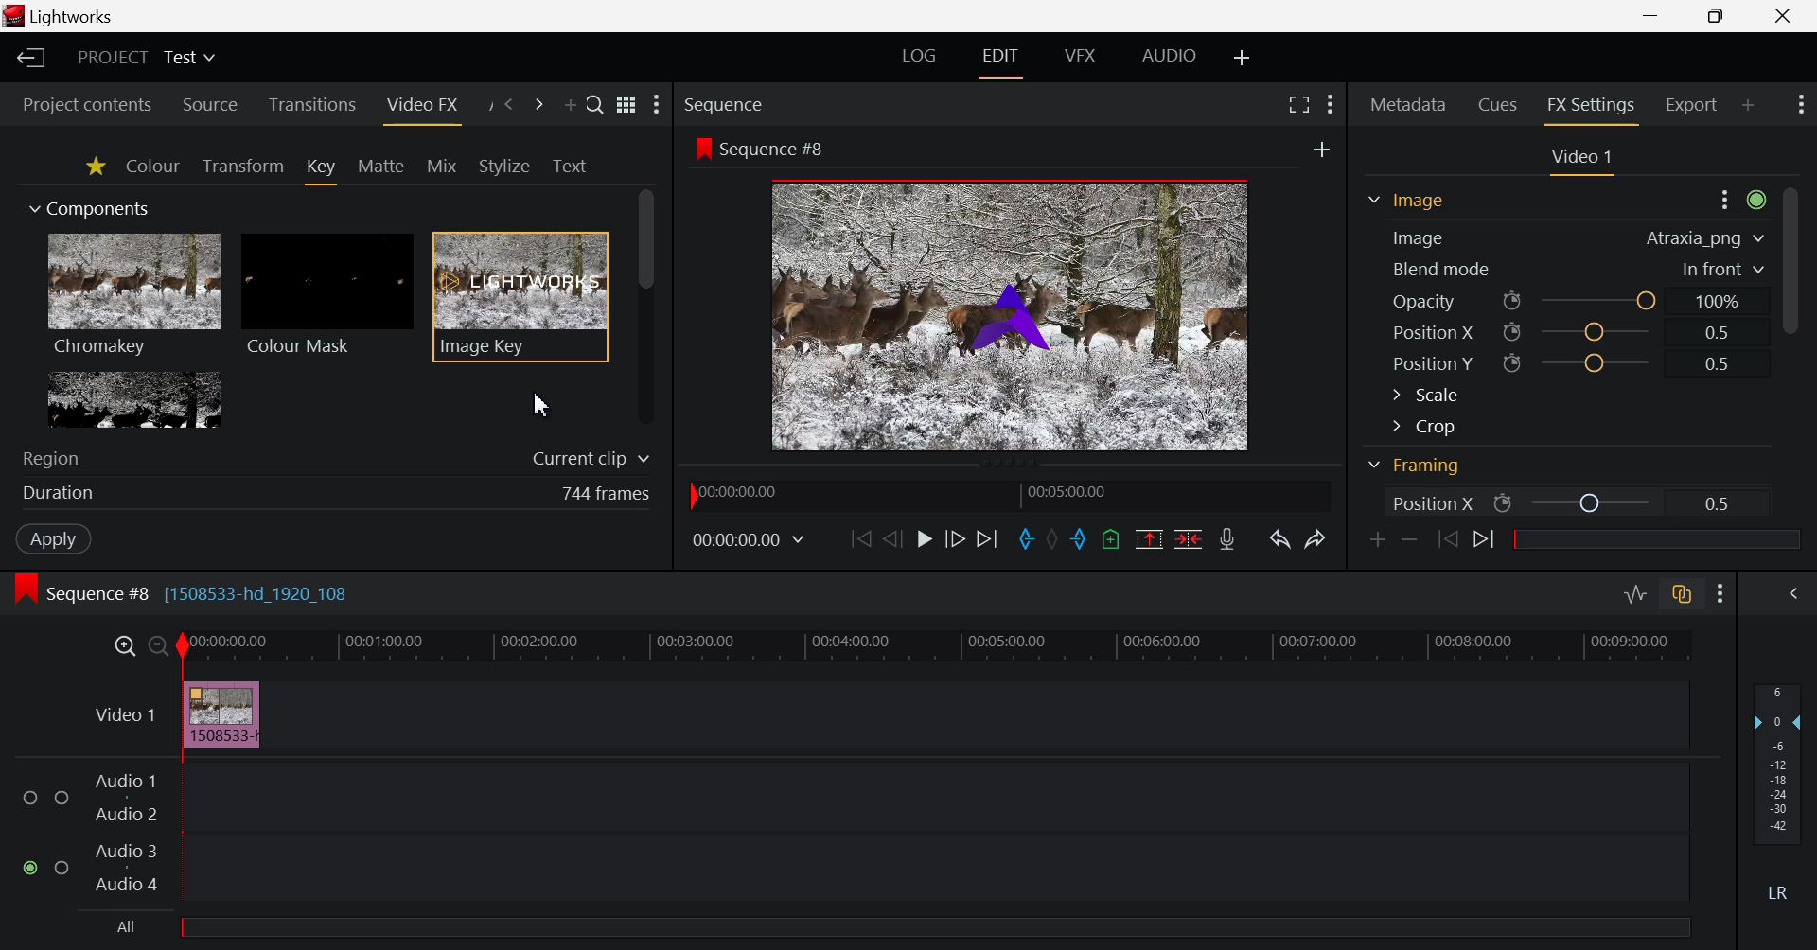  I want to click on 744 frames, so click(607, 493).